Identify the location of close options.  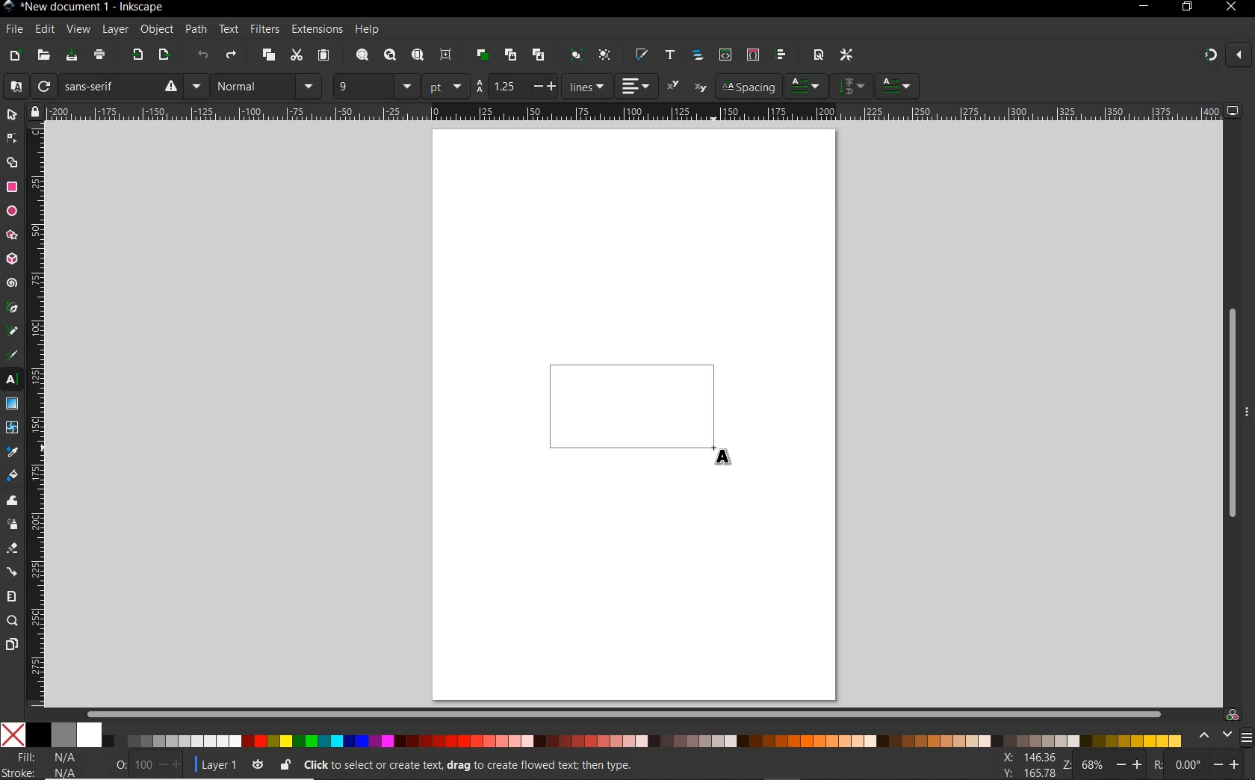
(1239, 56).